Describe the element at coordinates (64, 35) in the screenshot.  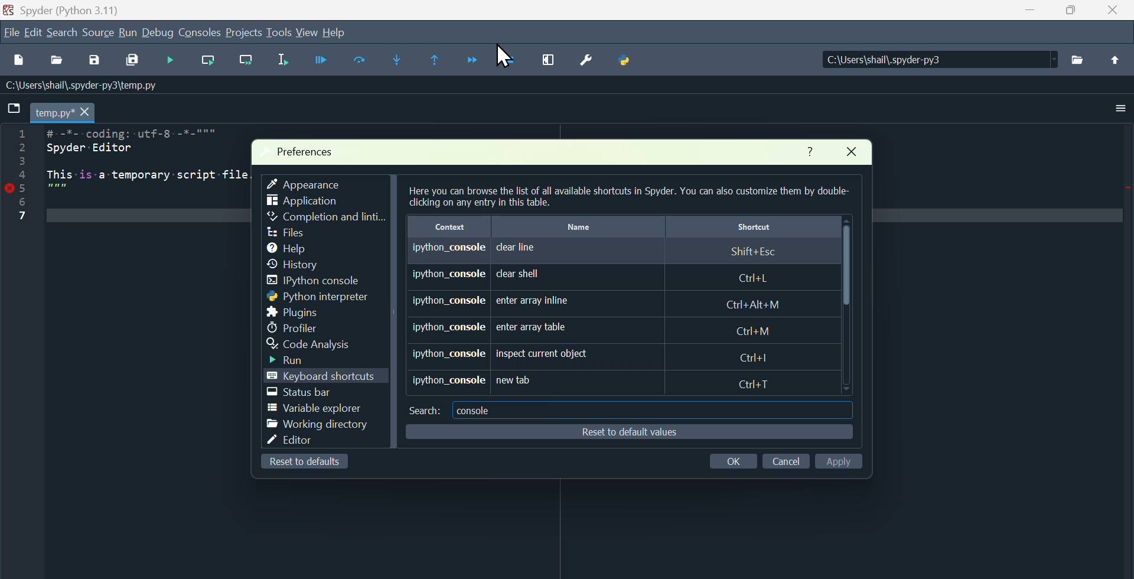
I see `Search` at that location.